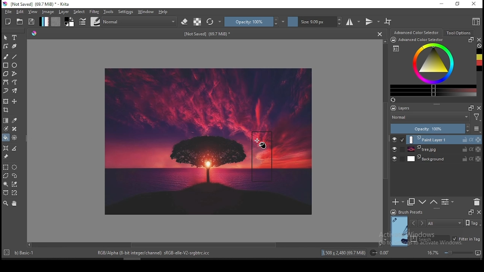  What do you see at coordinates (14, 73) in the screenshot?
I see `polyline tool` at bounding box center [14, 73].